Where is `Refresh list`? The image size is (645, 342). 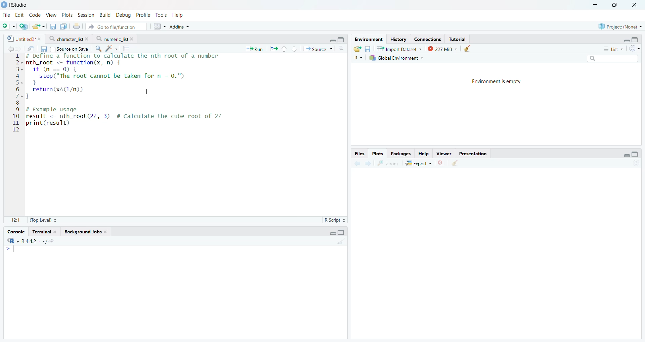
Refresh list is located at coordinates (634, 48).